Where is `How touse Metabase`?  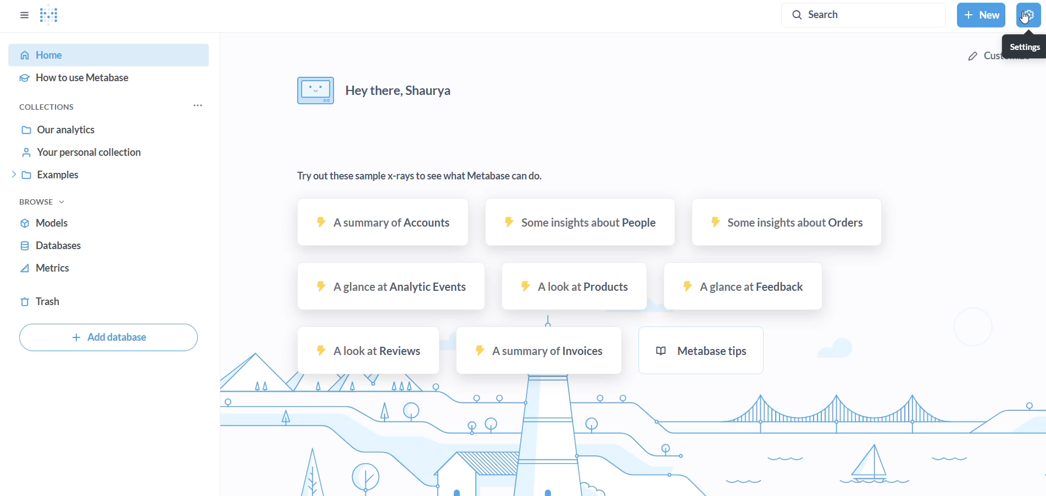
How touse Metabase is located at coordinates (74, 80).